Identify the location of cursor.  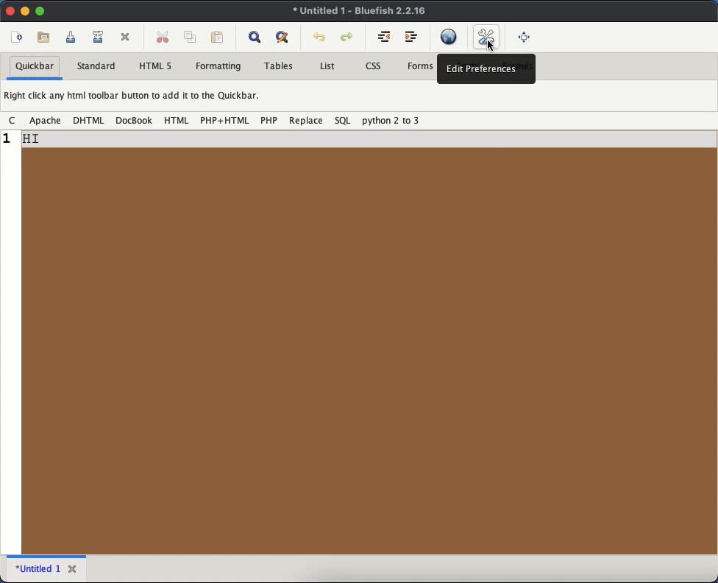
(490, 44).